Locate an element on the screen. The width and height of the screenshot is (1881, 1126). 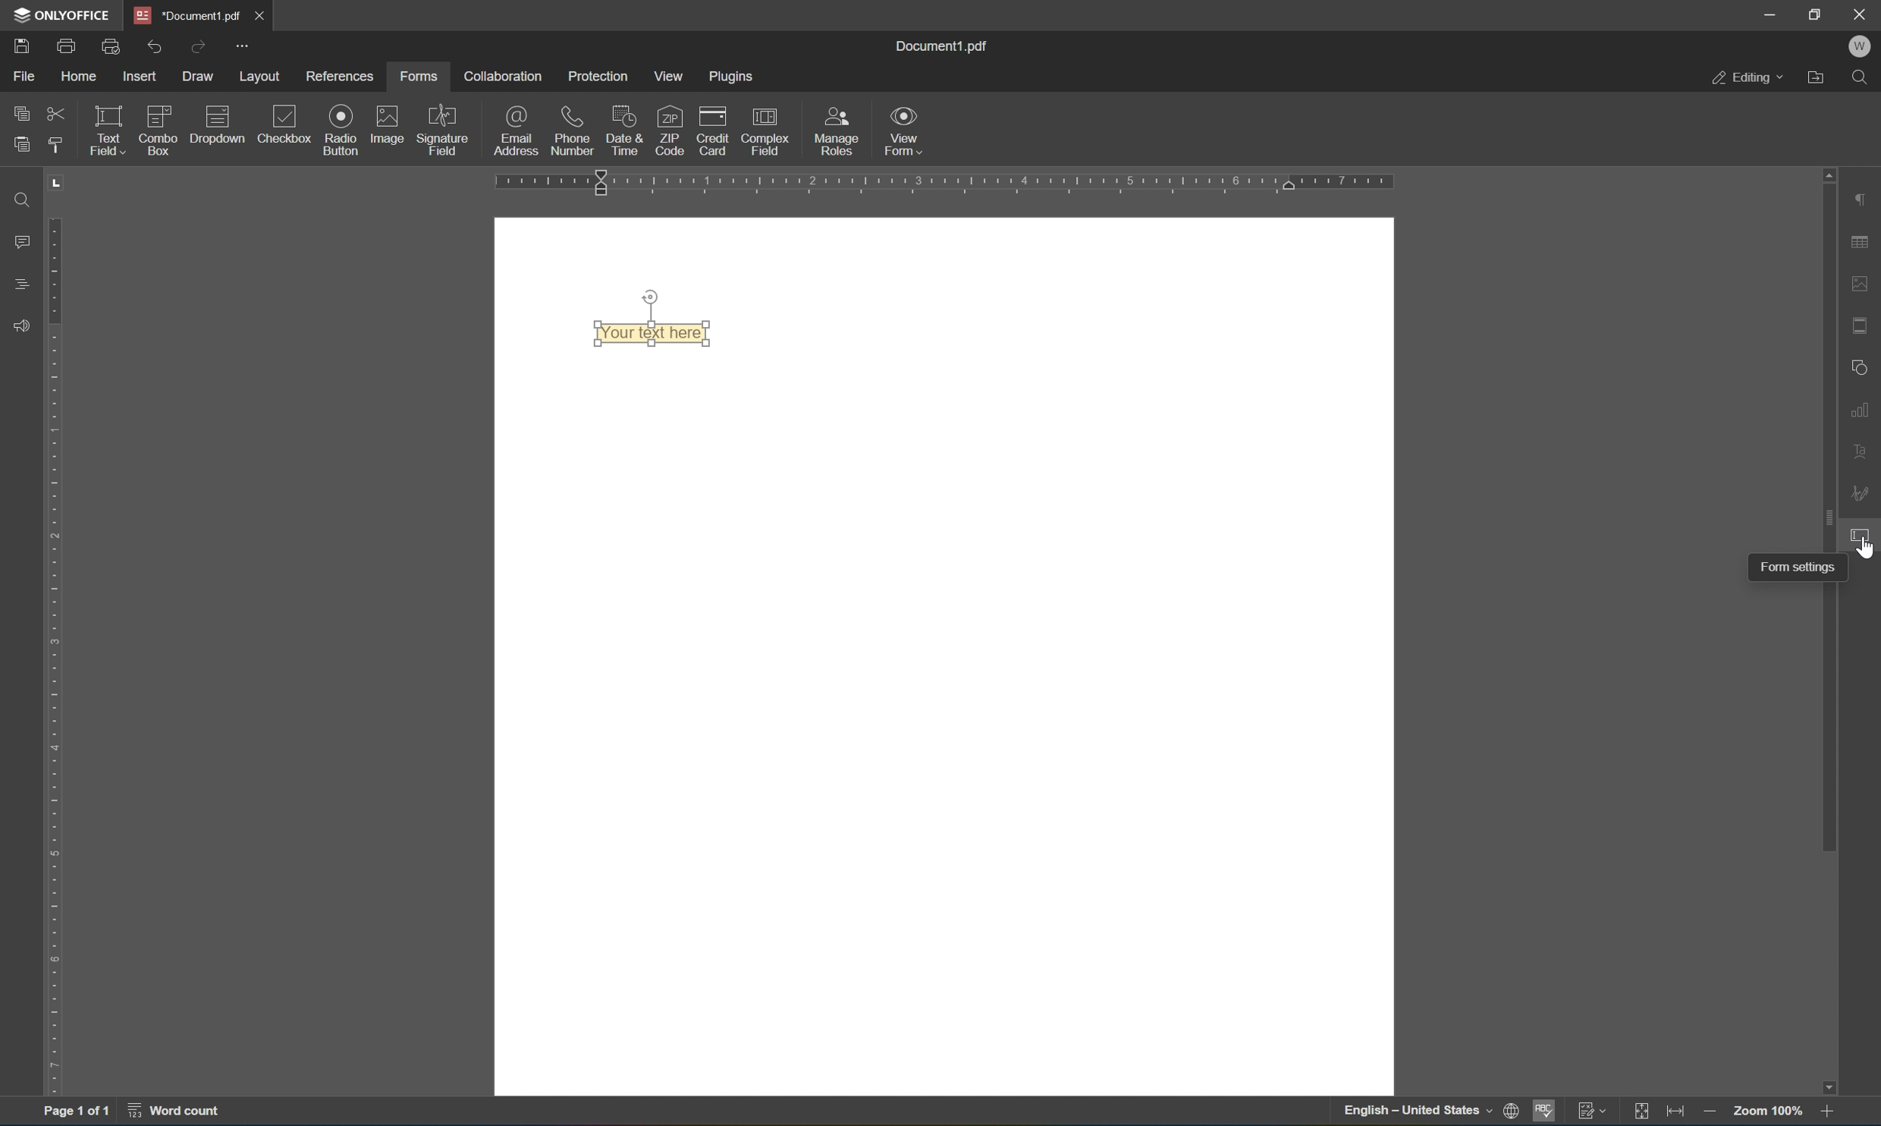
collaboration is located at coordinates (505, 77).